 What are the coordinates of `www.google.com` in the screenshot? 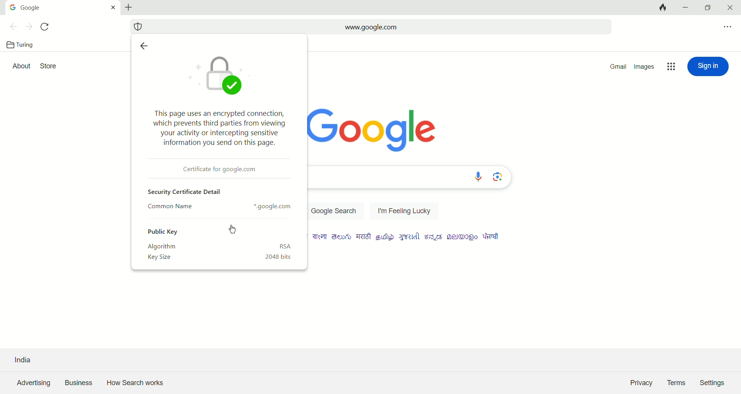 It's located at (370, 27).